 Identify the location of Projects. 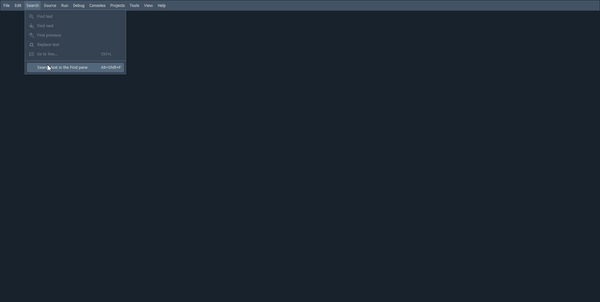
(117, 6).